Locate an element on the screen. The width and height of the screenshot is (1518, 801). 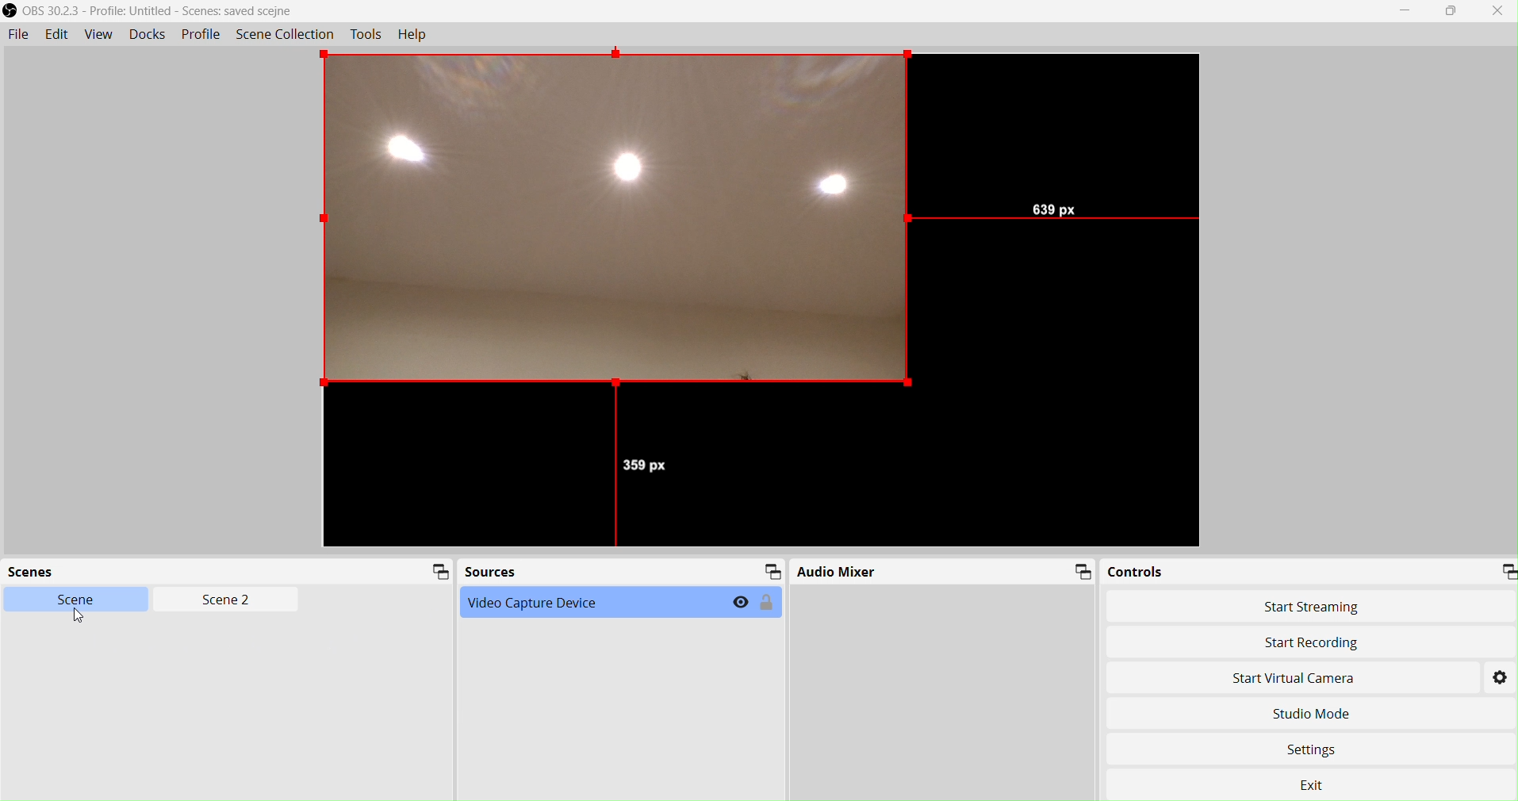
Sources is located at coordinates (623, 573).